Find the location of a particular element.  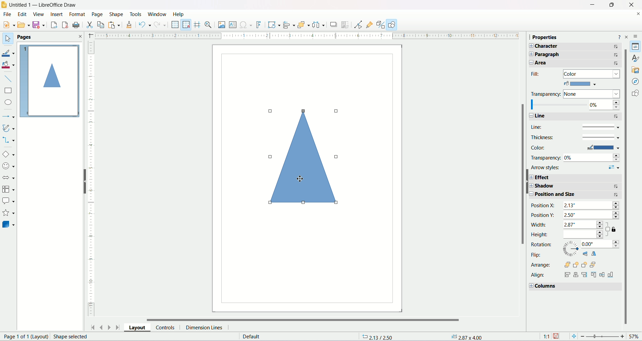

Show gluepoint functions is located at coordinates (369, 24).